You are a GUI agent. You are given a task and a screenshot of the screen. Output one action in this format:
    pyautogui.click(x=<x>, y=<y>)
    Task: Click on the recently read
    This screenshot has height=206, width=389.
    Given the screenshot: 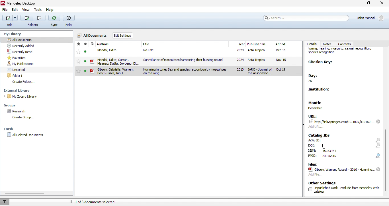 What is the action you would take?
    pyautogui.click(x=21, y=51)
    